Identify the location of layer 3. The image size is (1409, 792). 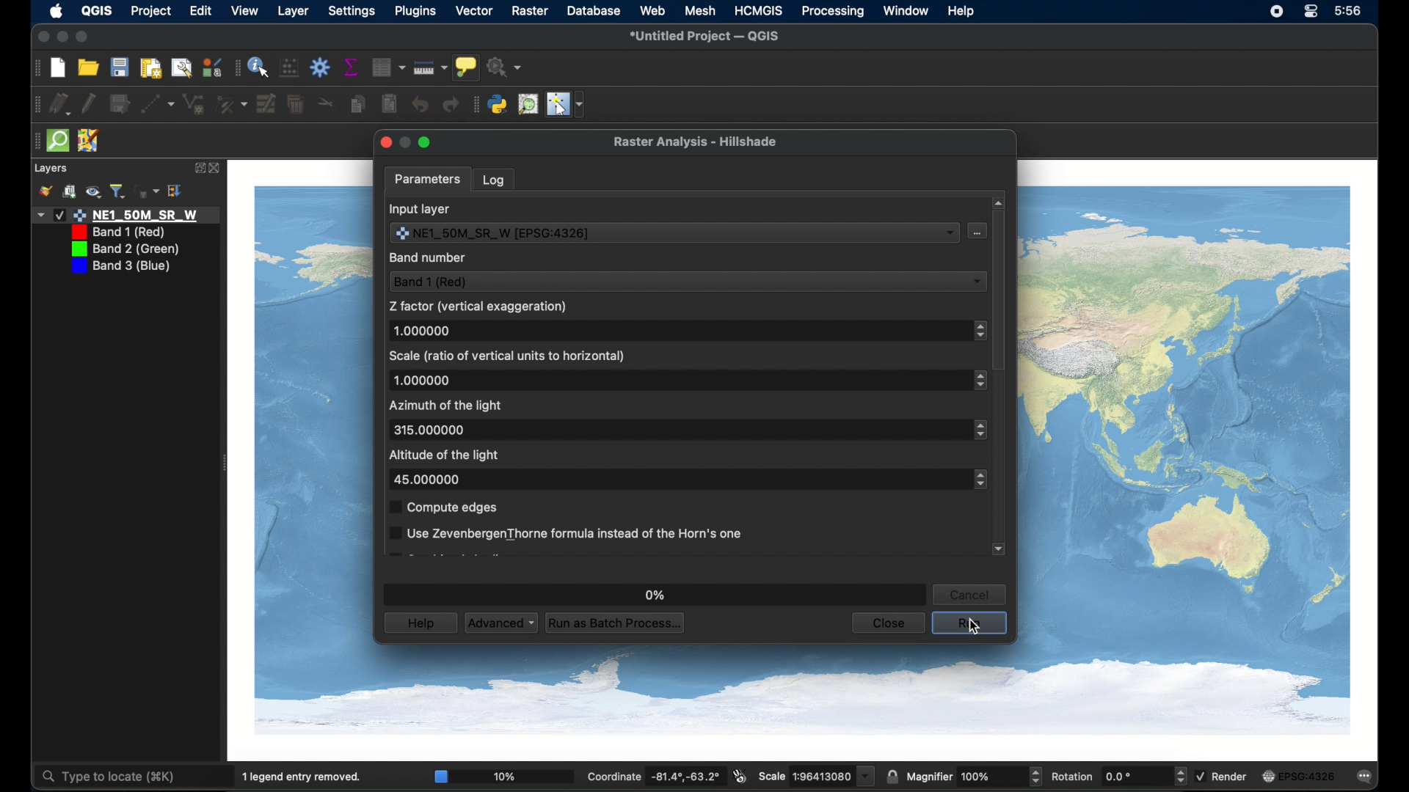
(124, 249).